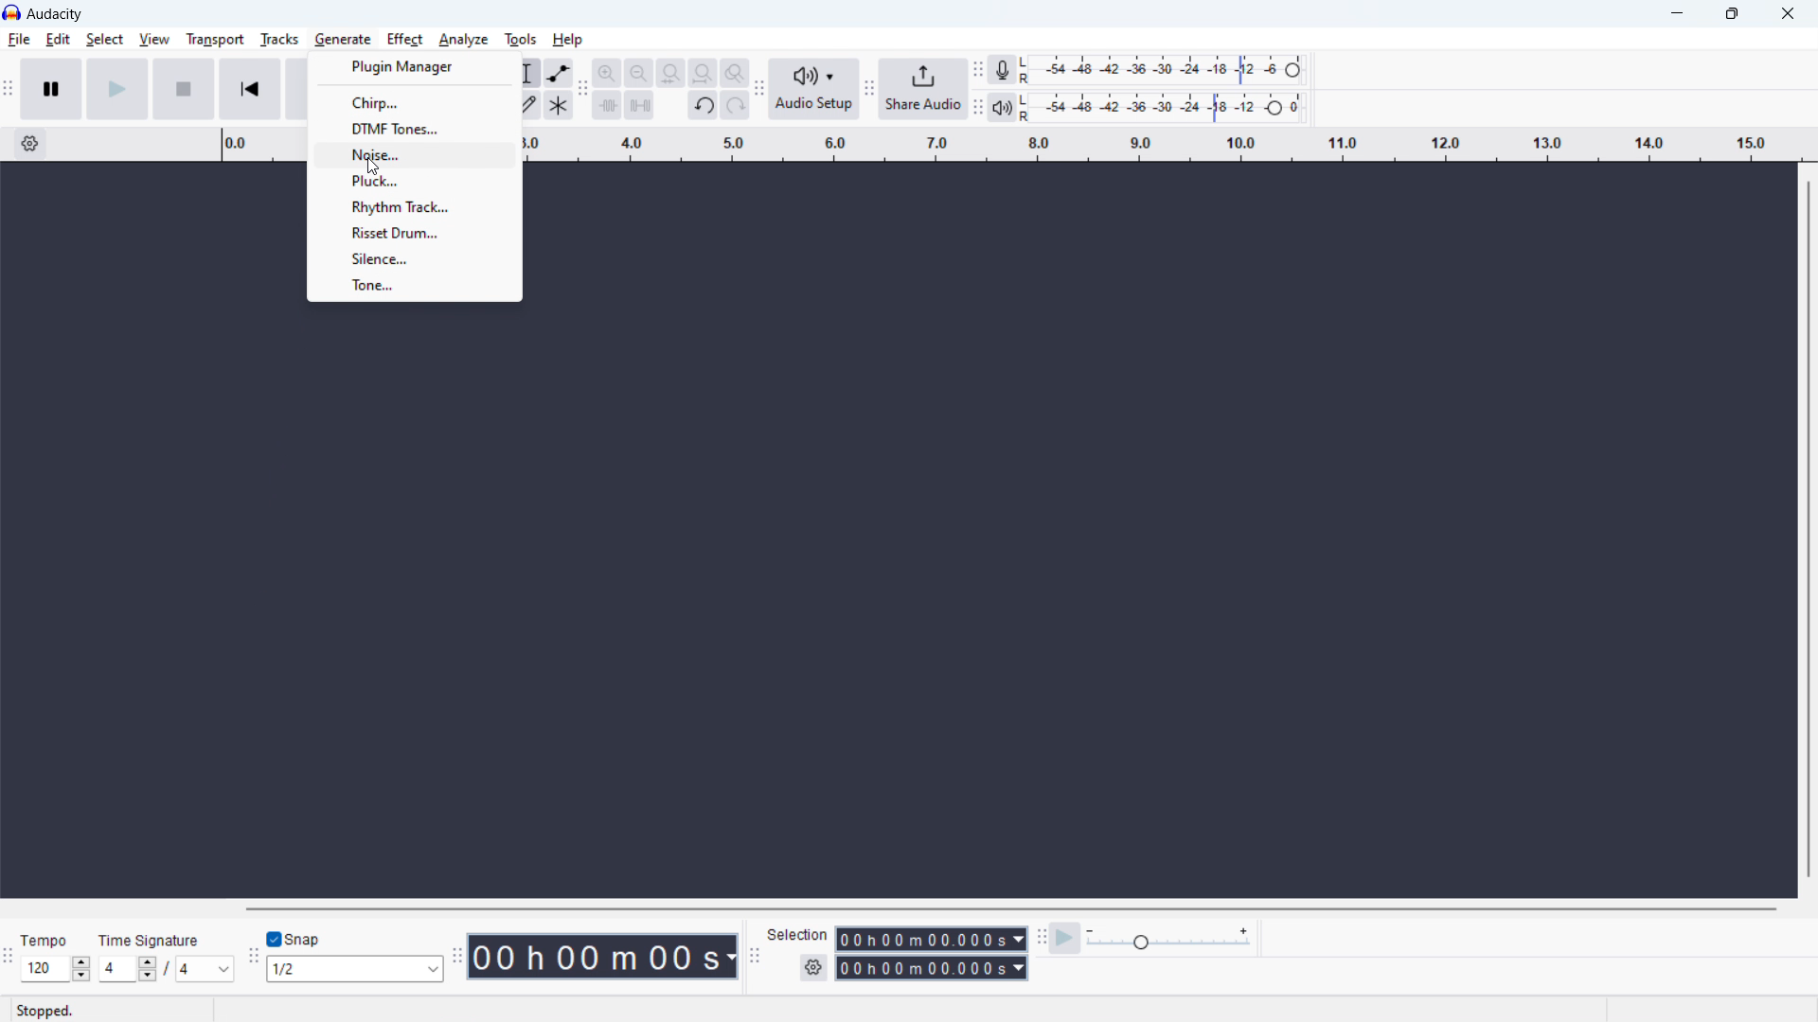 This screenshot has height=1022, width=1818. I want to click on recording meter, so click(1162, 70).